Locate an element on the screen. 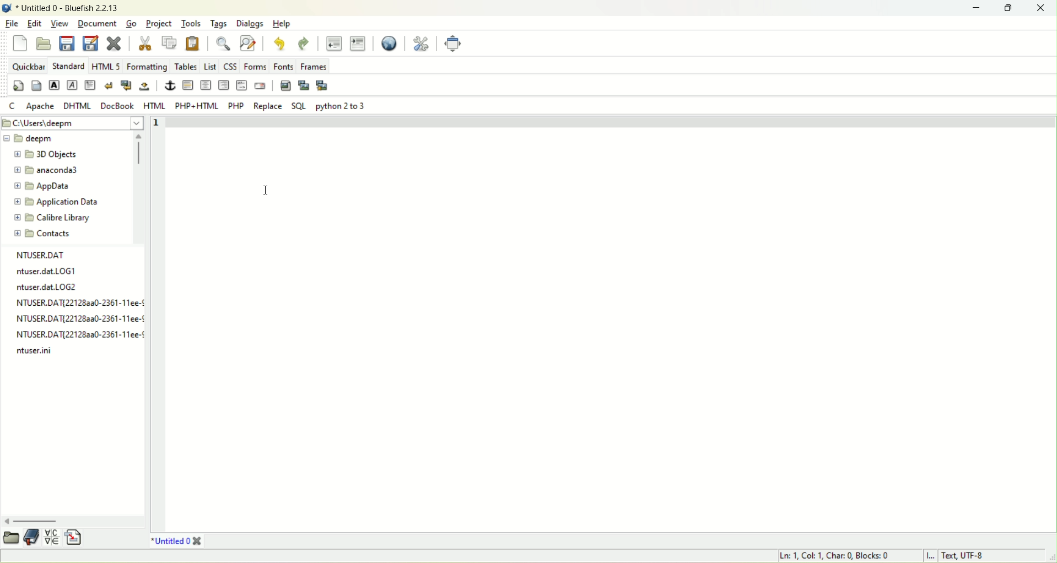 This screenshot has width=1057, height=563. maximize is located at coordinates (1011, 9).